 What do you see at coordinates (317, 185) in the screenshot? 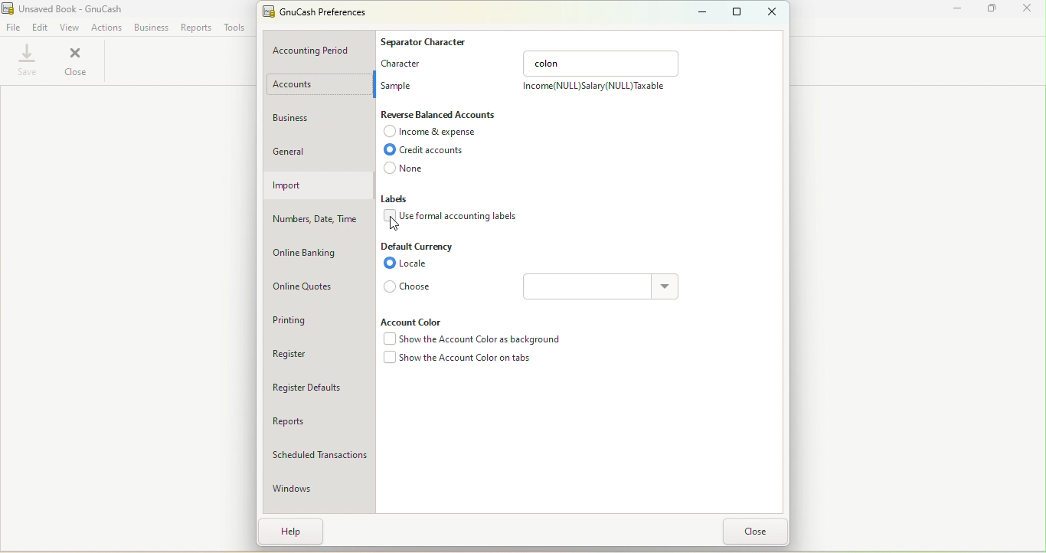
I see `Import` at bounding box center [317, 185].